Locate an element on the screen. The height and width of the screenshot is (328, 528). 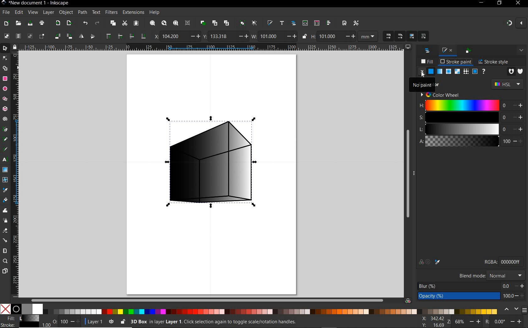
HELP is located at coordinates (155, 12).